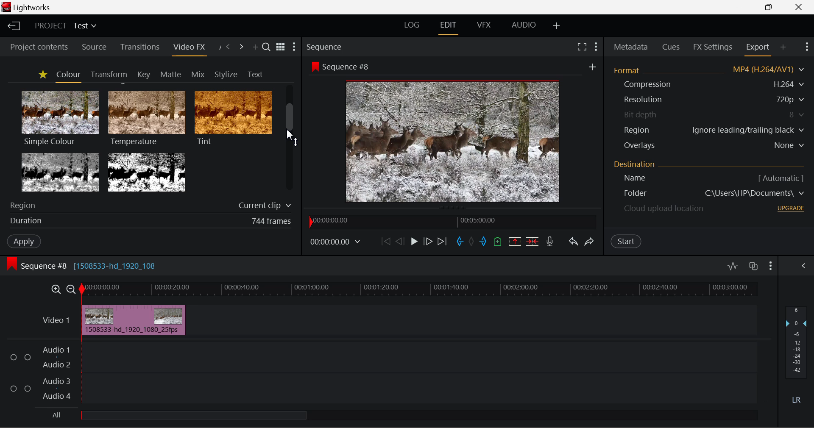 The width and height of the screenshot is (814, 428). Describe the element at coordinates (229, 48) in the screenshot. I see `Previous Panel` at that location.